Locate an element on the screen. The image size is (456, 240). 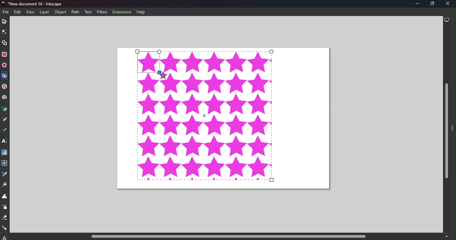
Document name is located at coordinates (35, 4).